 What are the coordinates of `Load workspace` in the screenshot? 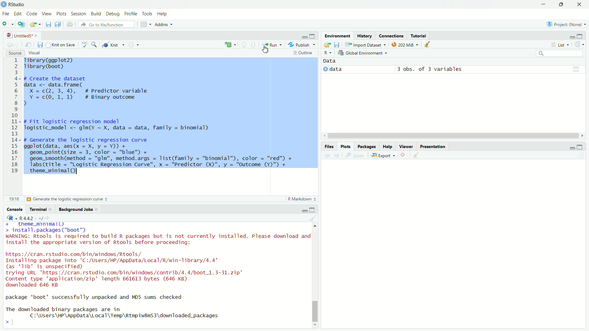 It's located at (327, 45).